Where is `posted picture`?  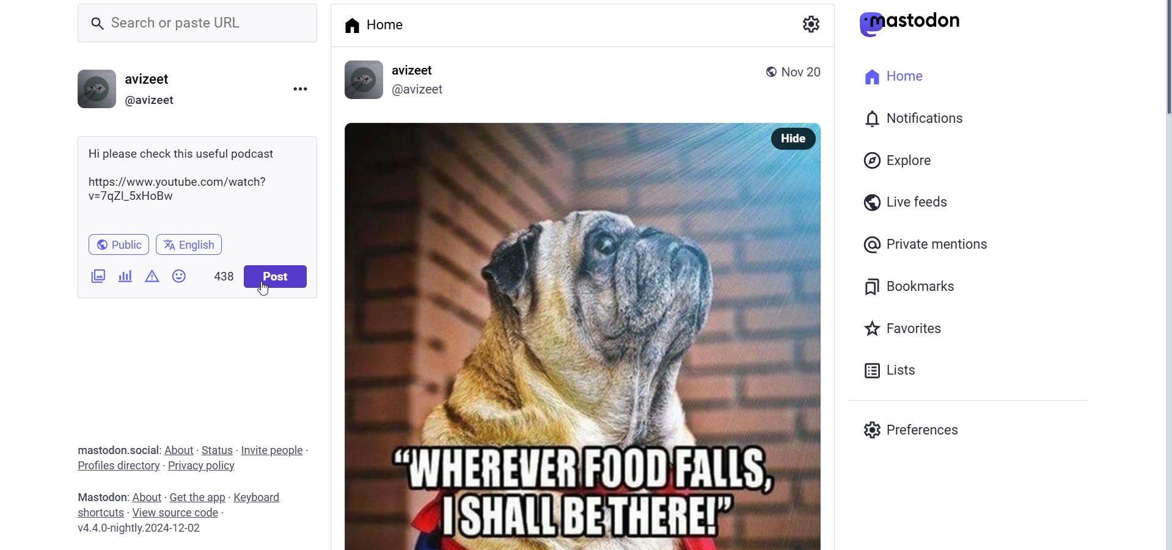 posted picture is located at coordinates (554, 337).